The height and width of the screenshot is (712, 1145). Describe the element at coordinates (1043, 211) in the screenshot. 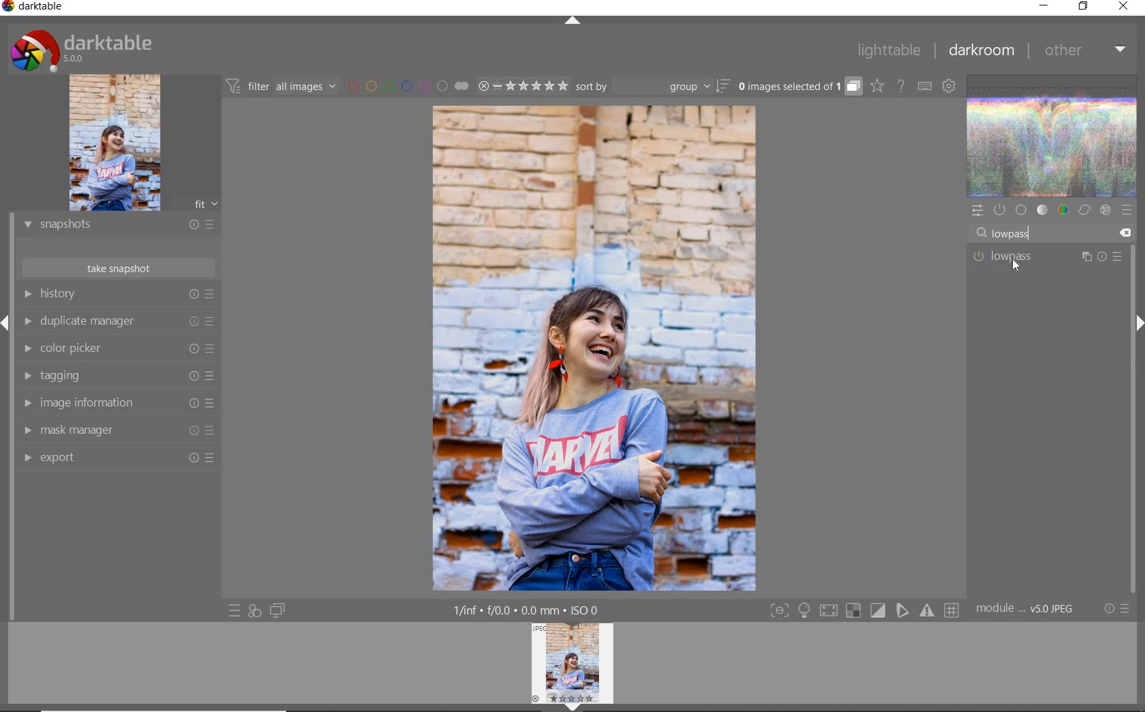

I see `tone` at that location.